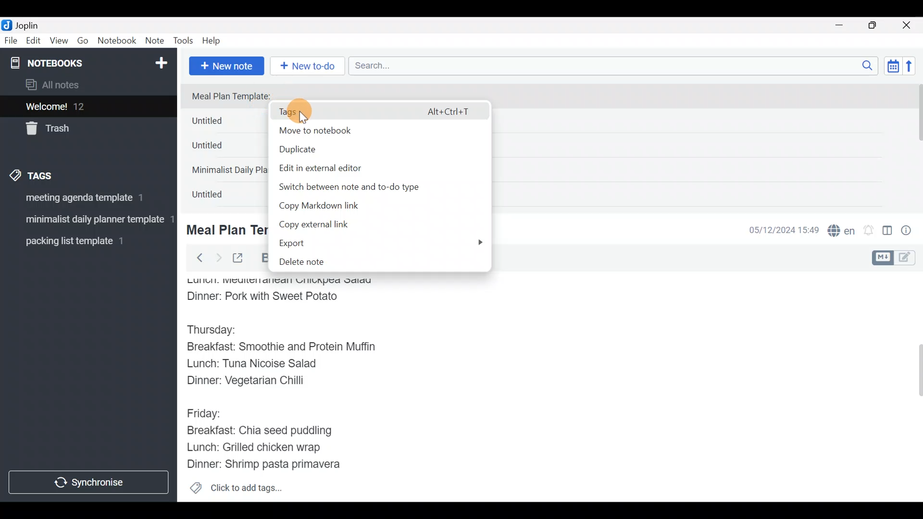 This screenshot has width=923, height=519. What do you see at coordinates (33, 24) in the screenshot?
I see `Joplin` at bounding box center [33, 24].